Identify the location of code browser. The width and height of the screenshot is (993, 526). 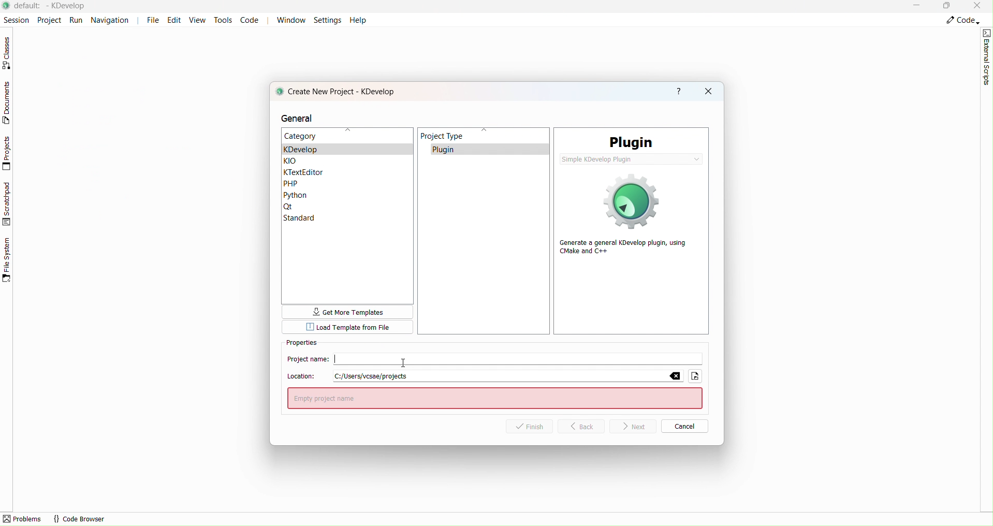
(79, 519).